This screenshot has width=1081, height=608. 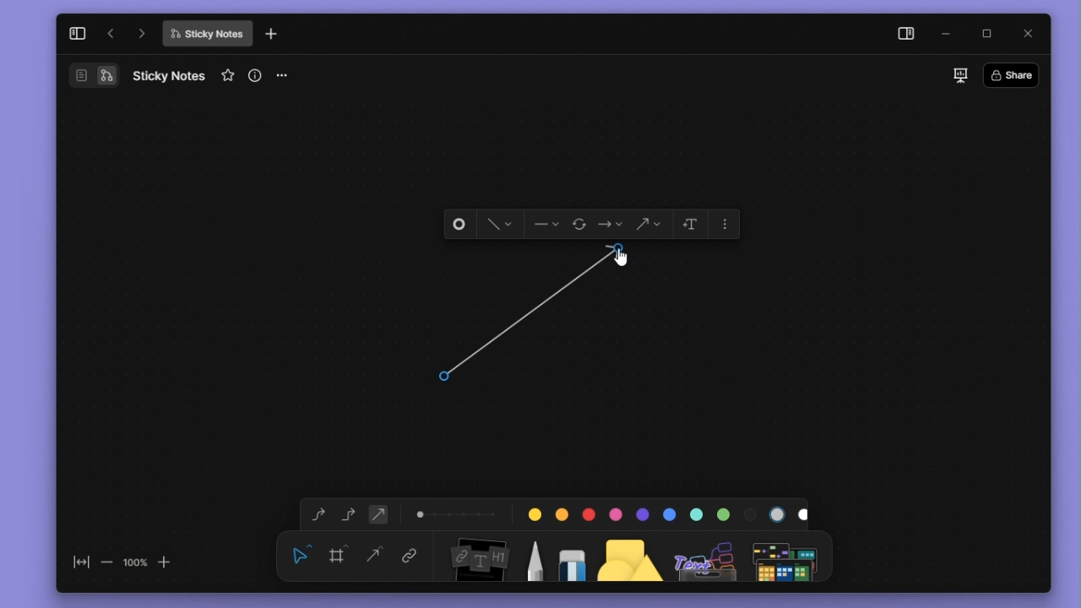 What do you see at coordinates (992, 35) in the screenshot?
I see `maximize` at bounding box center [992, 35].